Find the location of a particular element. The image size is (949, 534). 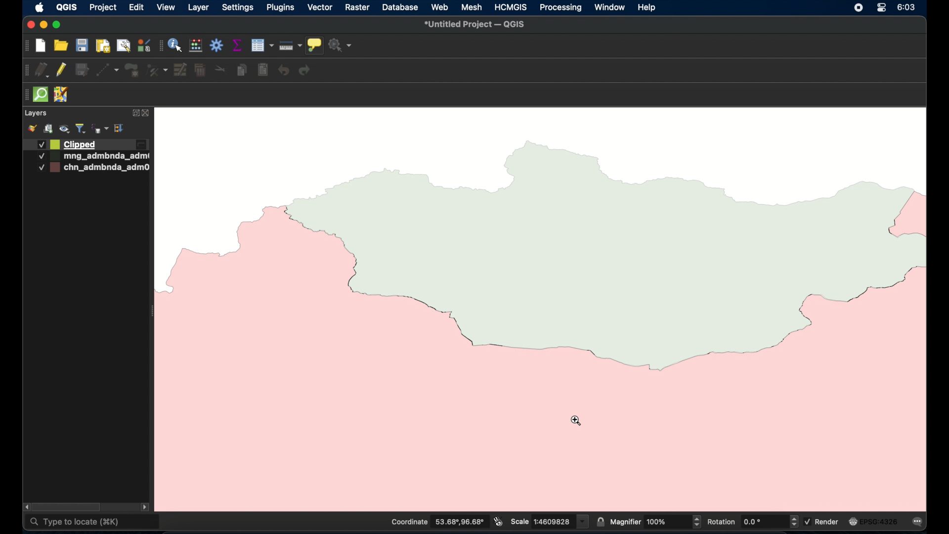

close is located at coordinates (148, 113).